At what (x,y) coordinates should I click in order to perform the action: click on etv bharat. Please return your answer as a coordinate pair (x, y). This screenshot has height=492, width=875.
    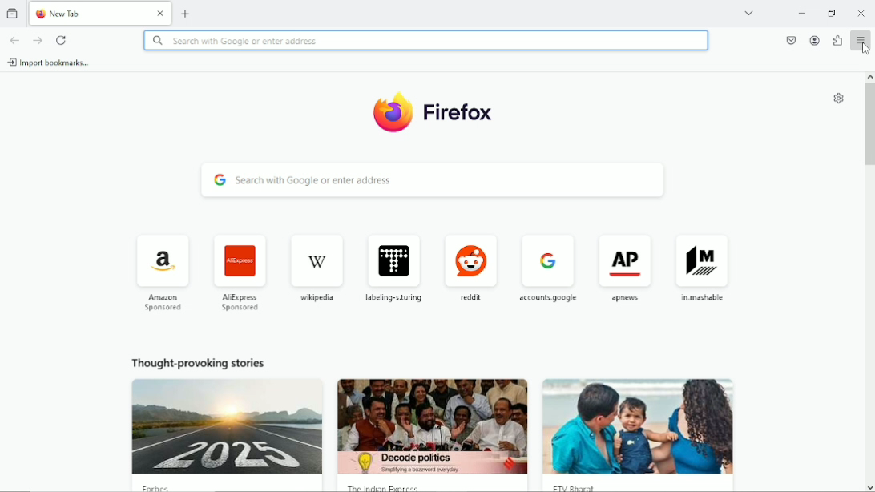
    Looking at the image, I should click on (584, 486).